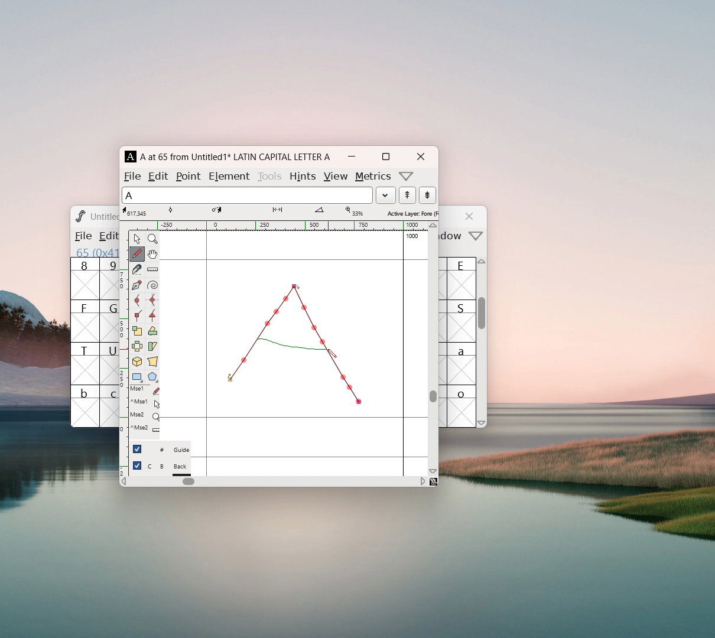 The height and width of the screenshot is (638, 715). Describe the element at coordinates (373, 177) in the screenshot. I see `metrics` at that location.